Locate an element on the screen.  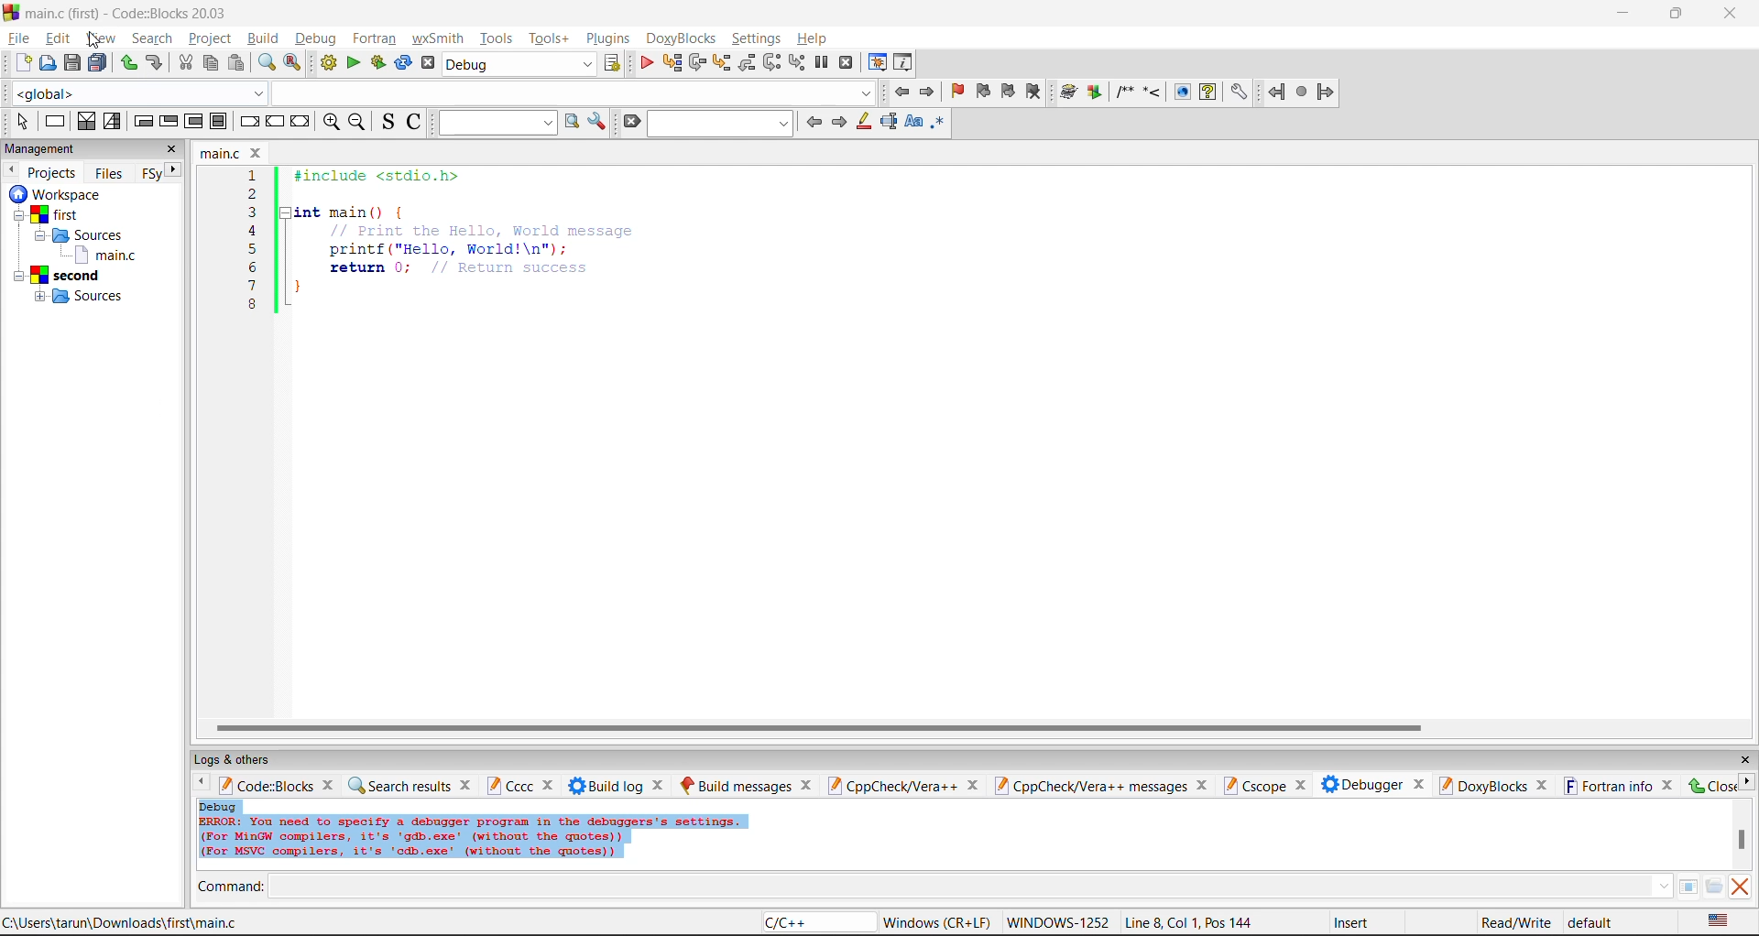
clear is located at coordinates (632, 123).